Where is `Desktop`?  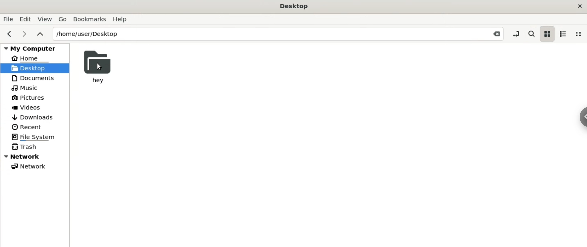
Desktop is located at coordinates (296, 6).